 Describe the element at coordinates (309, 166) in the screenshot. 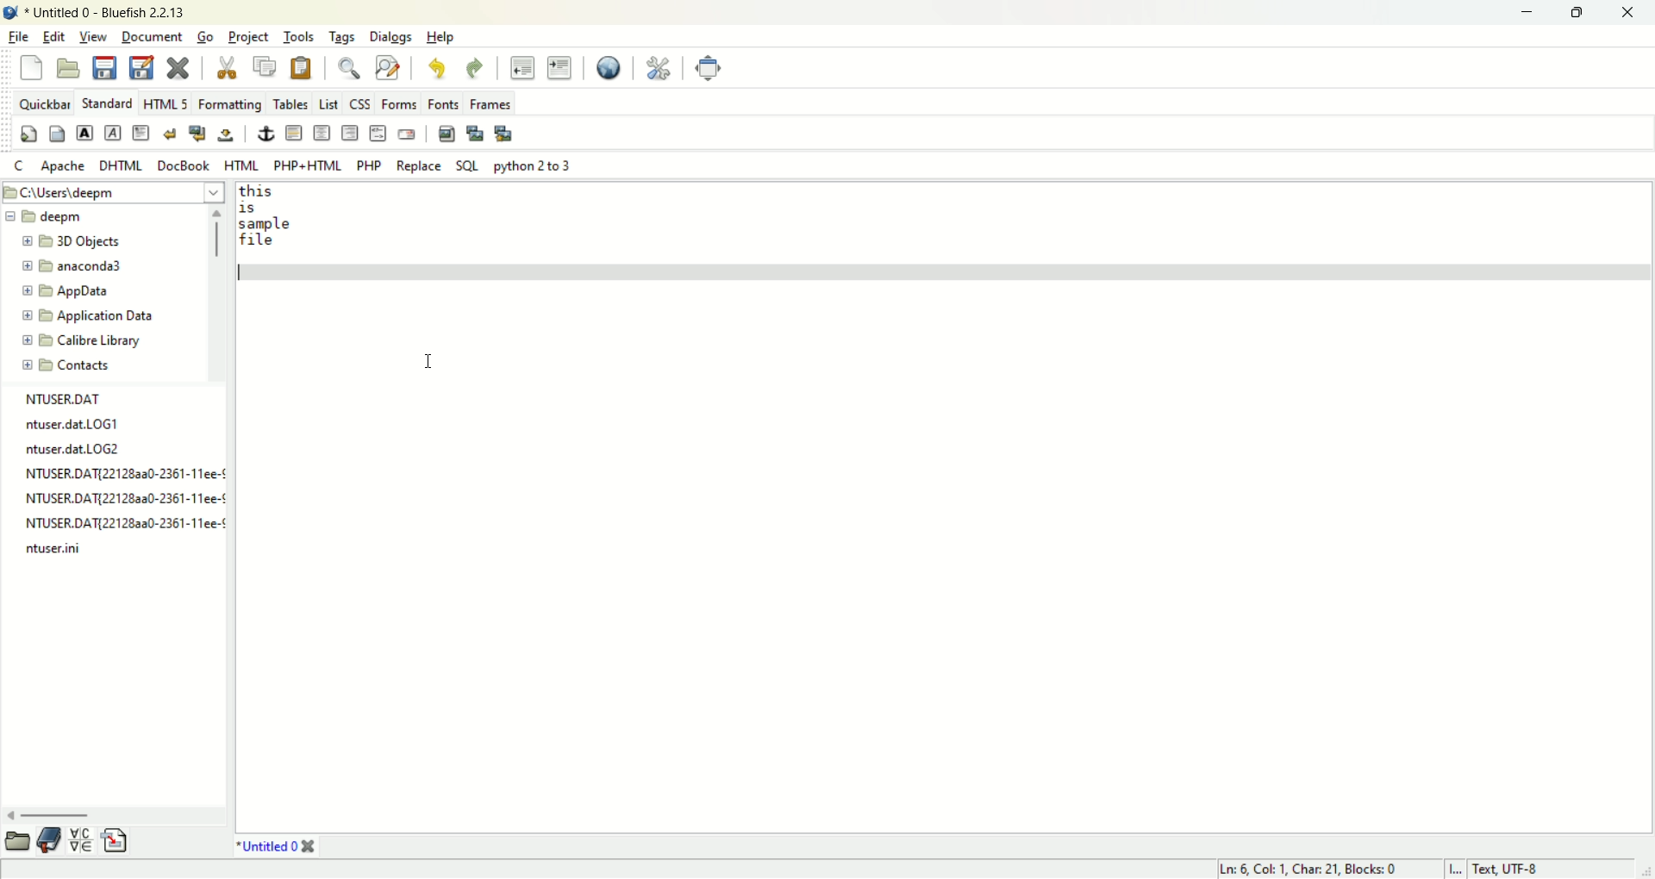

I see `PHP+HTML` at that location.